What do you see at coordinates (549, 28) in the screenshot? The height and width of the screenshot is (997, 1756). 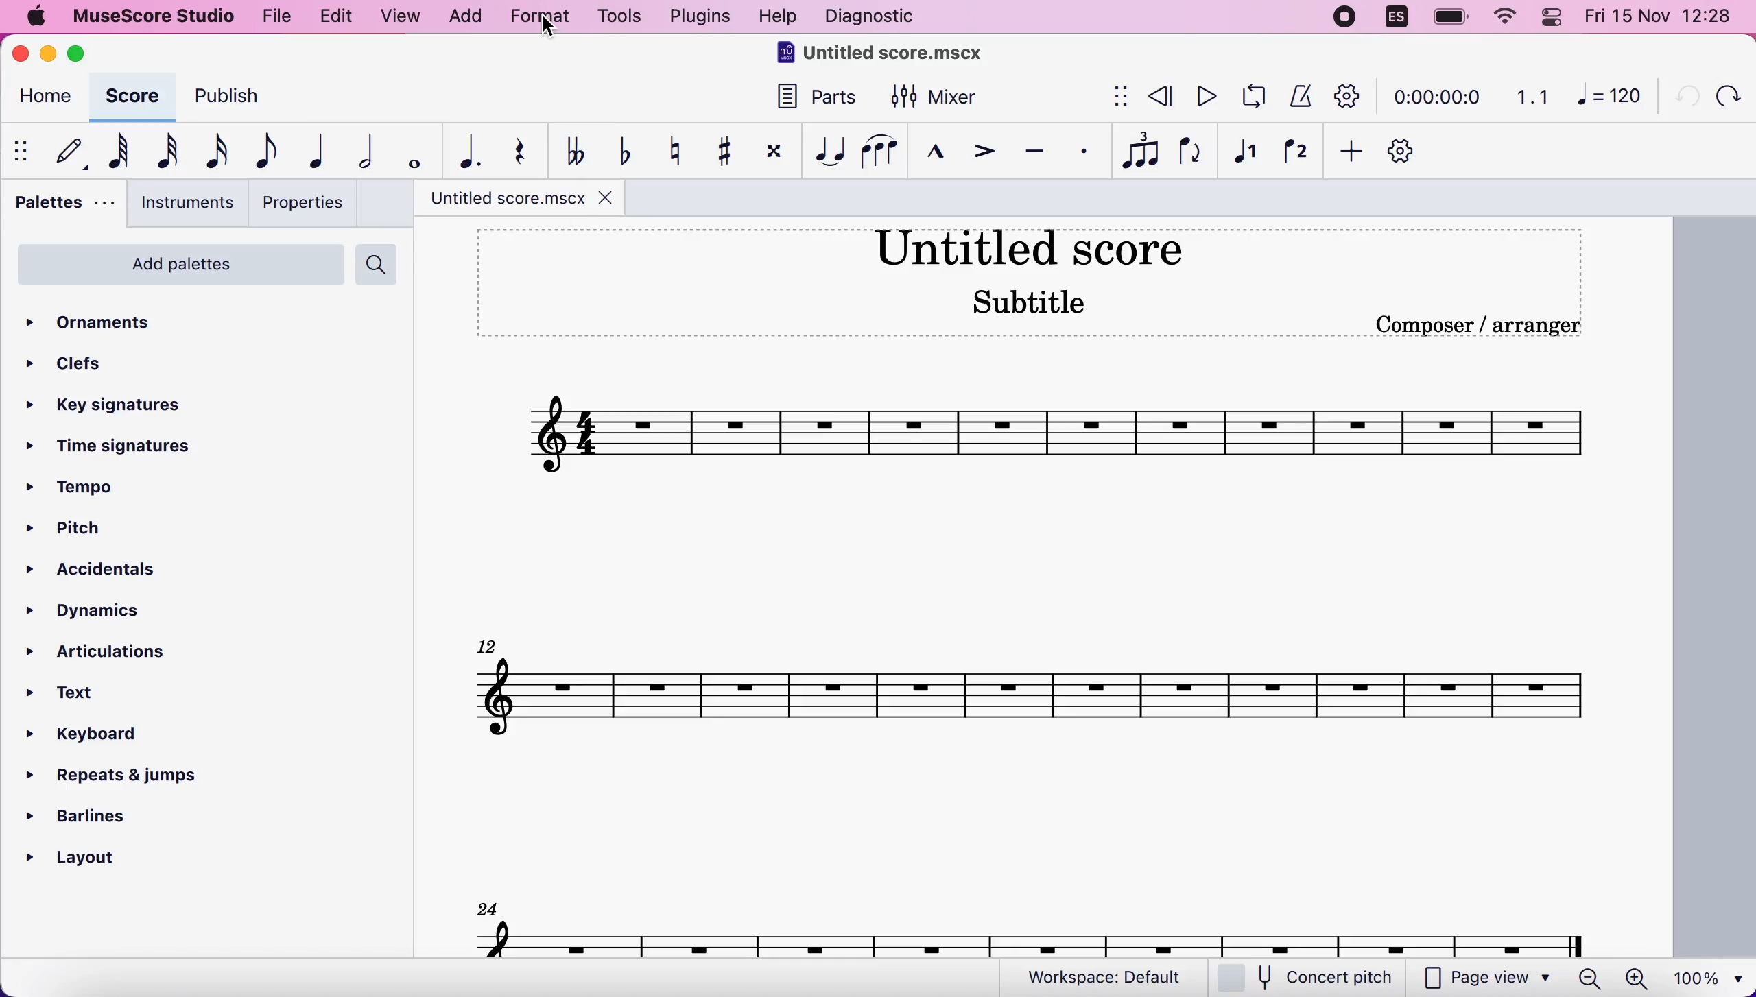 I see `cursor` at bounding box center [549, 28].